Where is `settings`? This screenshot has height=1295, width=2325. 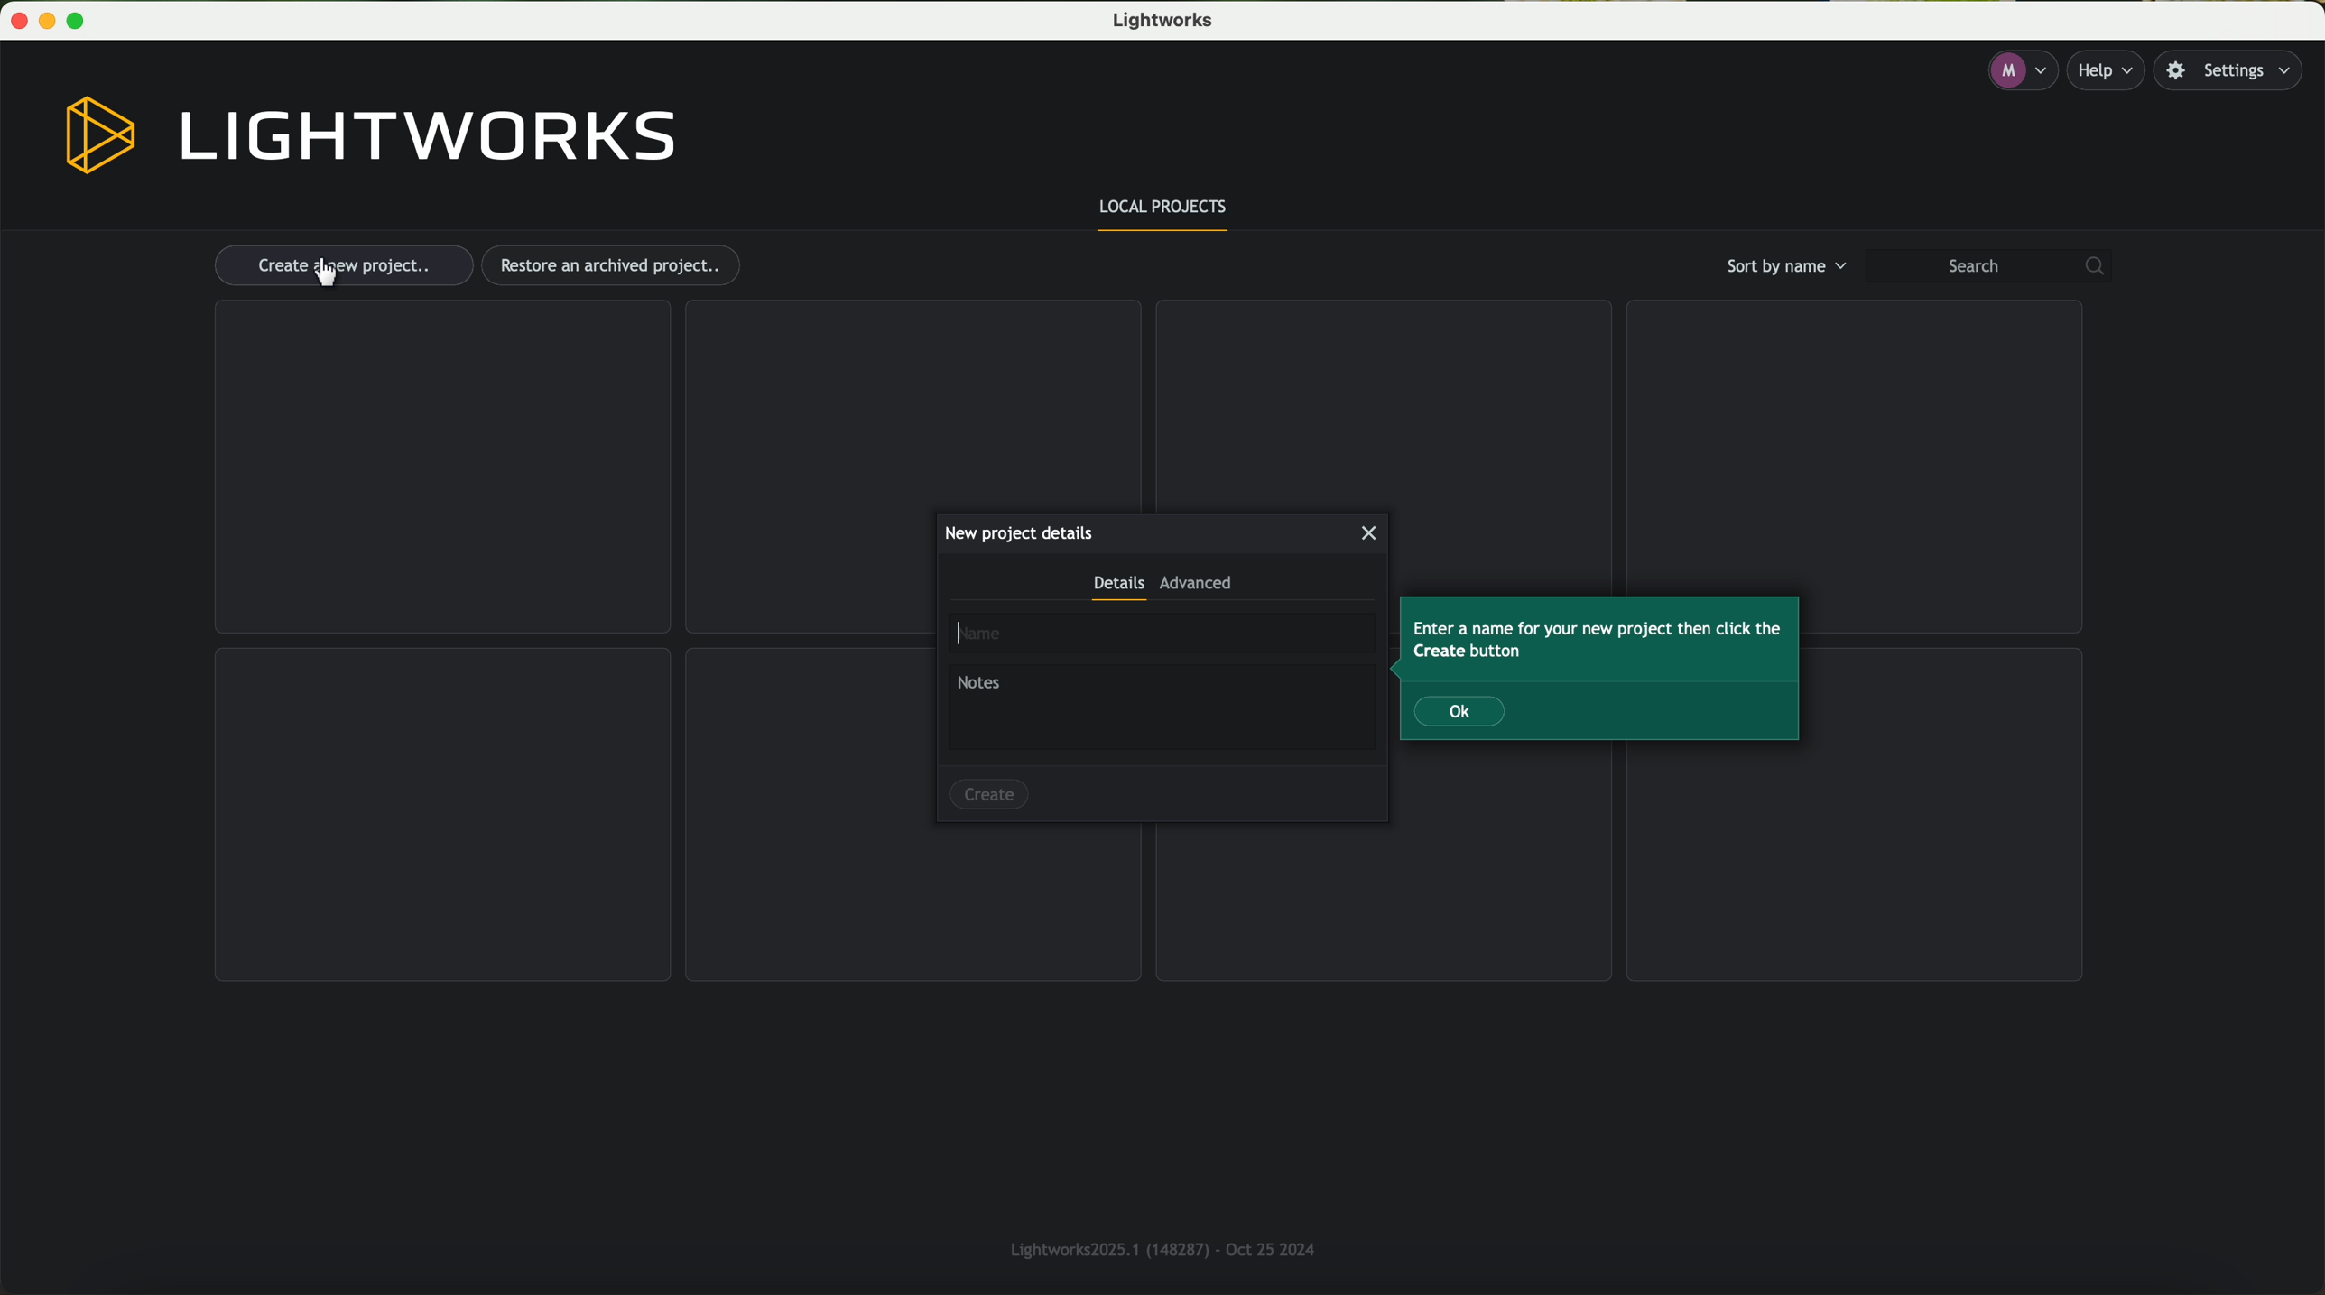
settings is located at coordinates (2237, 71).